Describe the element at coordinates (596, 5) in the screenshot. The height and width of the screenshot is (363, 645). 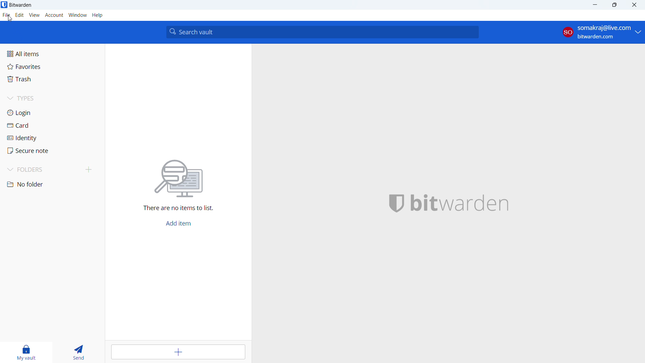
I see `minimize` at that location.